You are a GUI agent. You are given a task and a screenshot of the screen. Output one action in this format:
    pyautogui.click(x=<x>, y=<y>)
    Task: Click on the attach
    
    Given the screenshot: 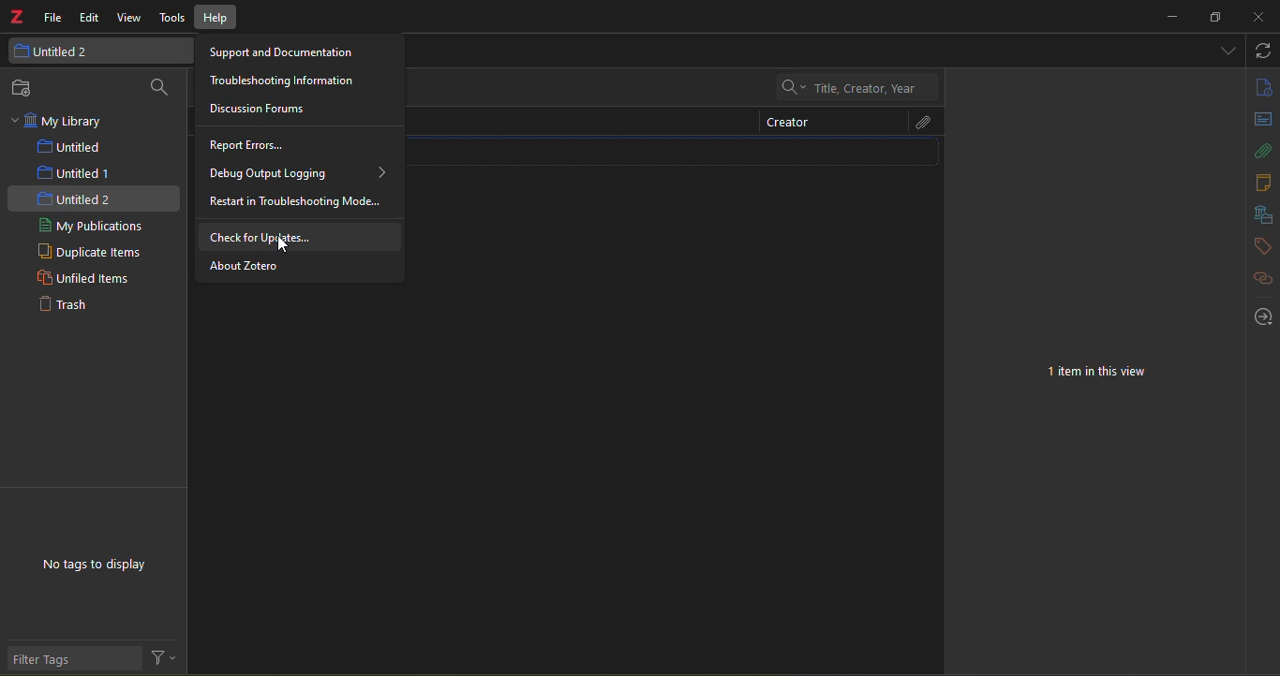 What is the action you would take?
    pyautogui.click(x=1262, y=153)
    